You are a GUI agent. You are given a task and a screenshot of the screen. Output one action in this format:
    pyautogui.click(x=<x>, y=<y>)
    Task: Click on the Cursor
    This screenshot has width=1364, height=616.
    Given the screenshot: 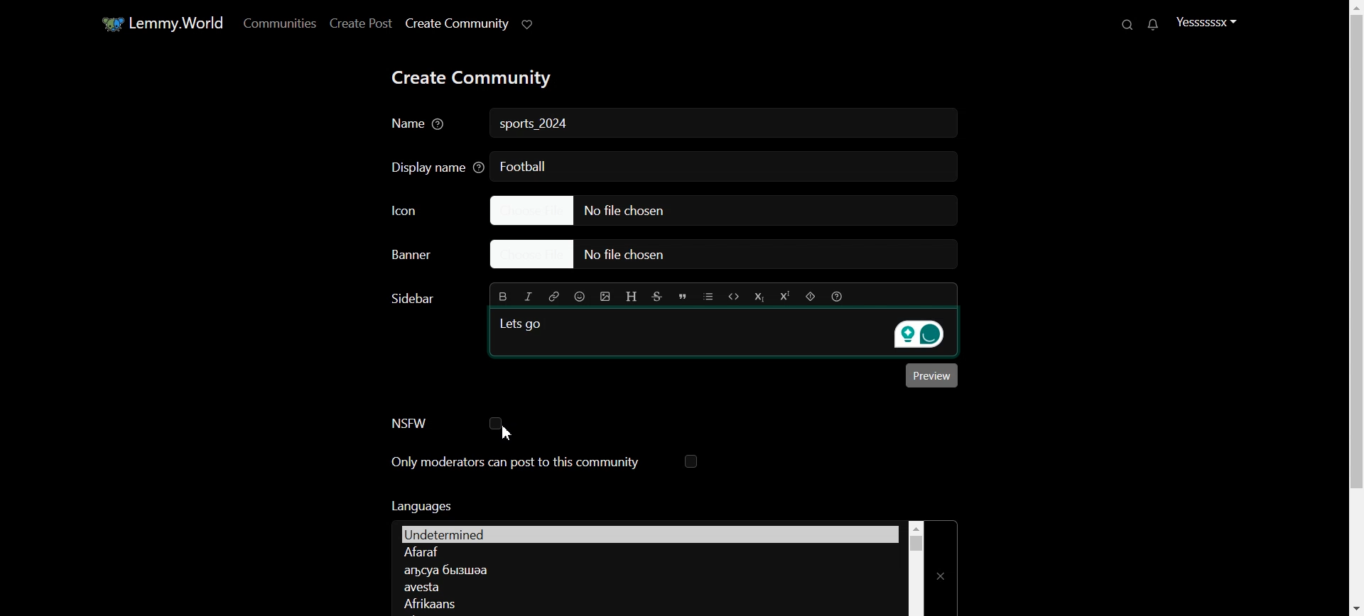 What is the action you would take?
    pyautogui.click(x=507, y=433)
    